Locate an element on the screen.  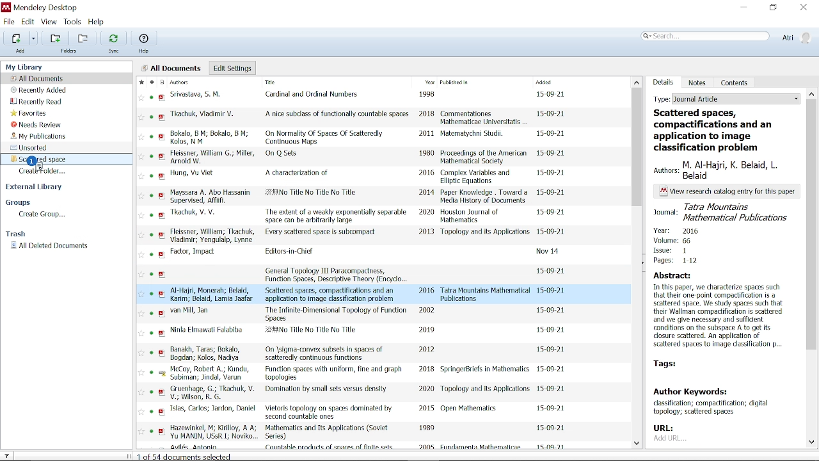
Mark as read / unread is located at coordinates (151, 82).